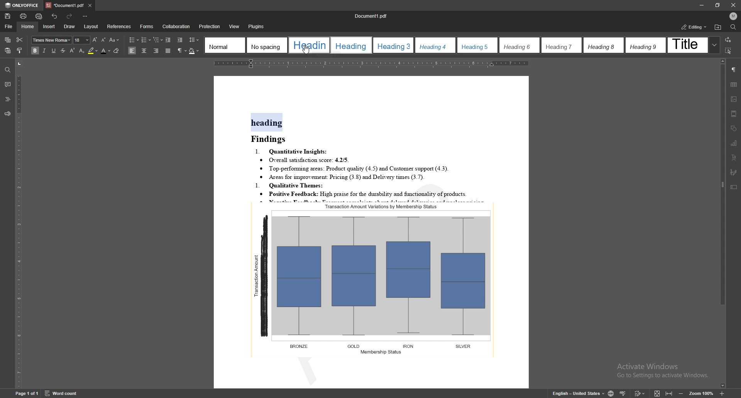 This screenshot has height=398, width=741. What do you see at coordinates (145, 27) in the screenshot?
I see `Forms` at bounding box center [145, 27].